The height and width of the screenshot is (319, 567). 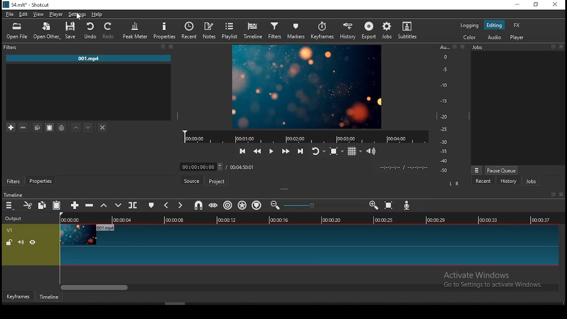 What do you see at coordinates (13, 195) in the screenshot?
I see `timeline` at bounding box center [13, 195].